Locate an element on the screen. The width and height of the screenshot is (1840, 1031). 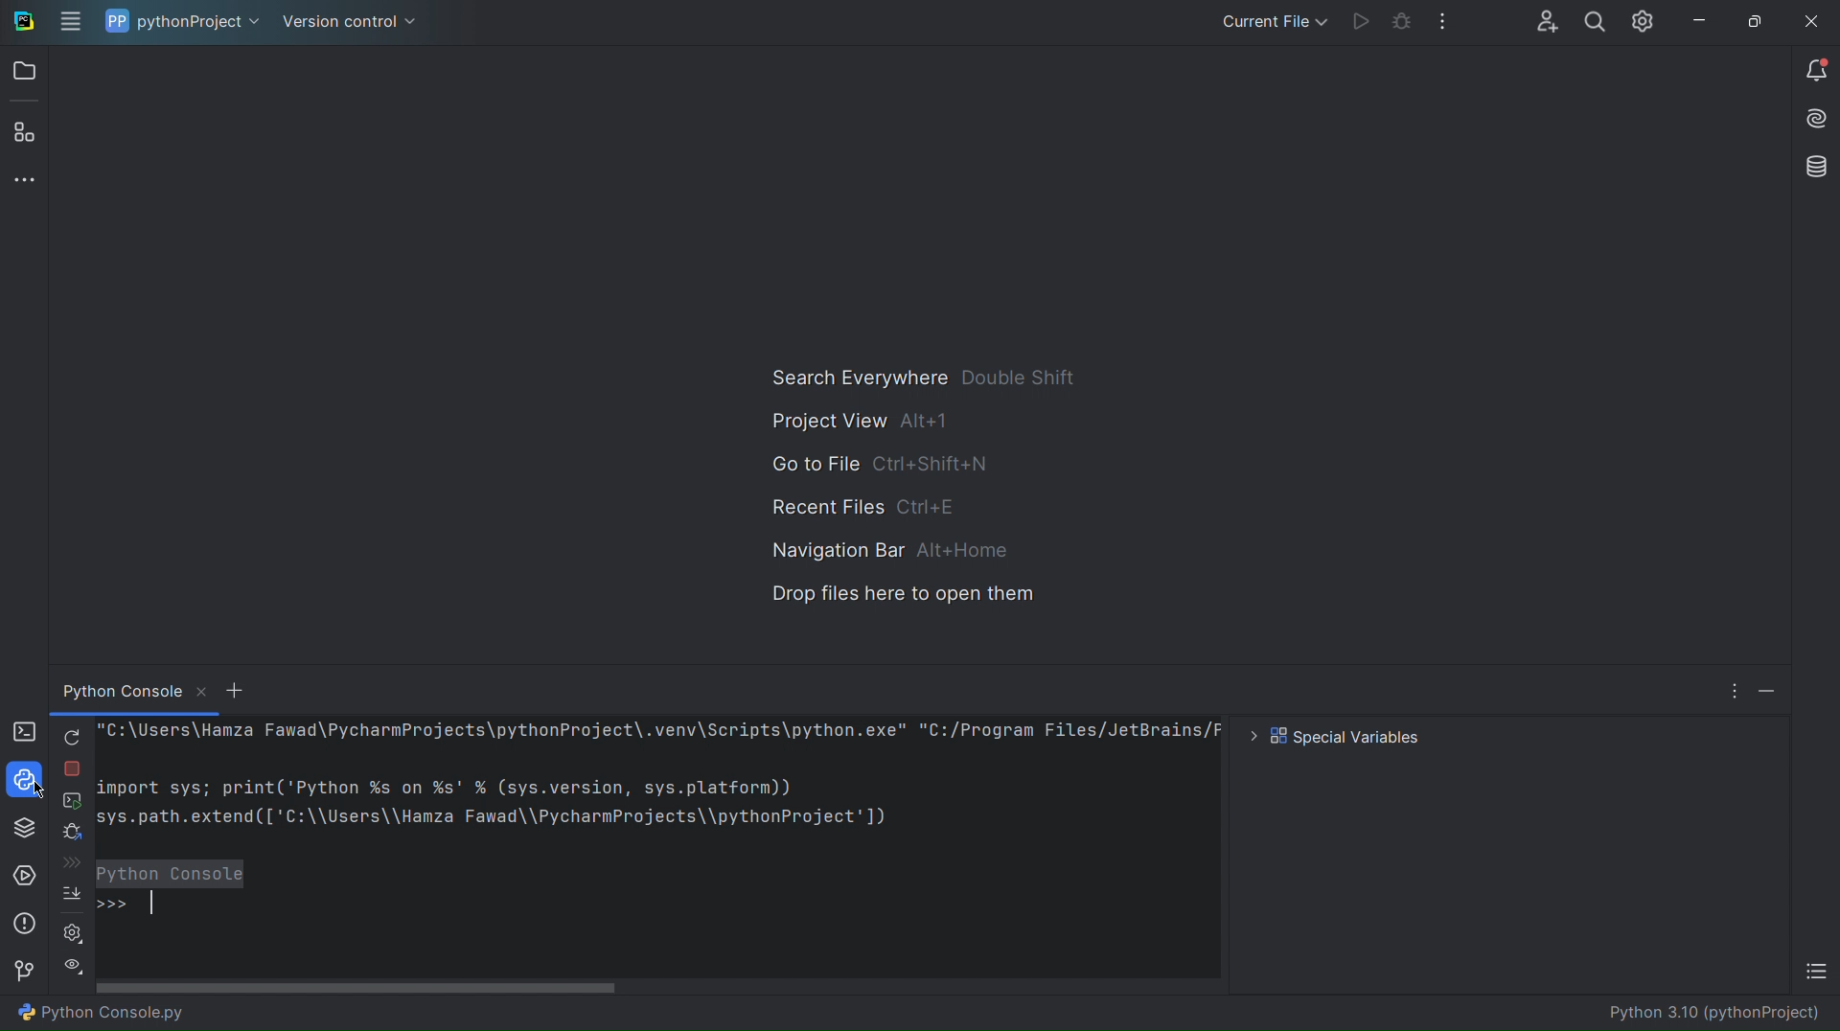
Account is located at coordinates (1545, 22).